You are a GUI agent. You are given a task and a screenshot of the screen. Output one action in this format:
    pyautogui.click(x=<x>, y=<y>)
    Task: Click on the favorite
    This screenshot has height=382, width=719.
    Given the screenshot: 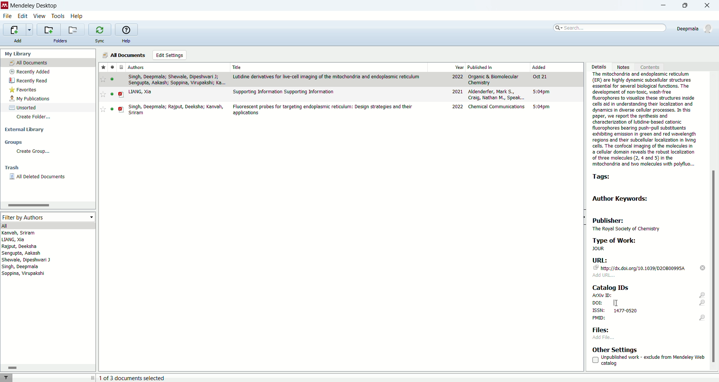 What is the action you would take?
    pyautogui.click(x=103, y=109)
    